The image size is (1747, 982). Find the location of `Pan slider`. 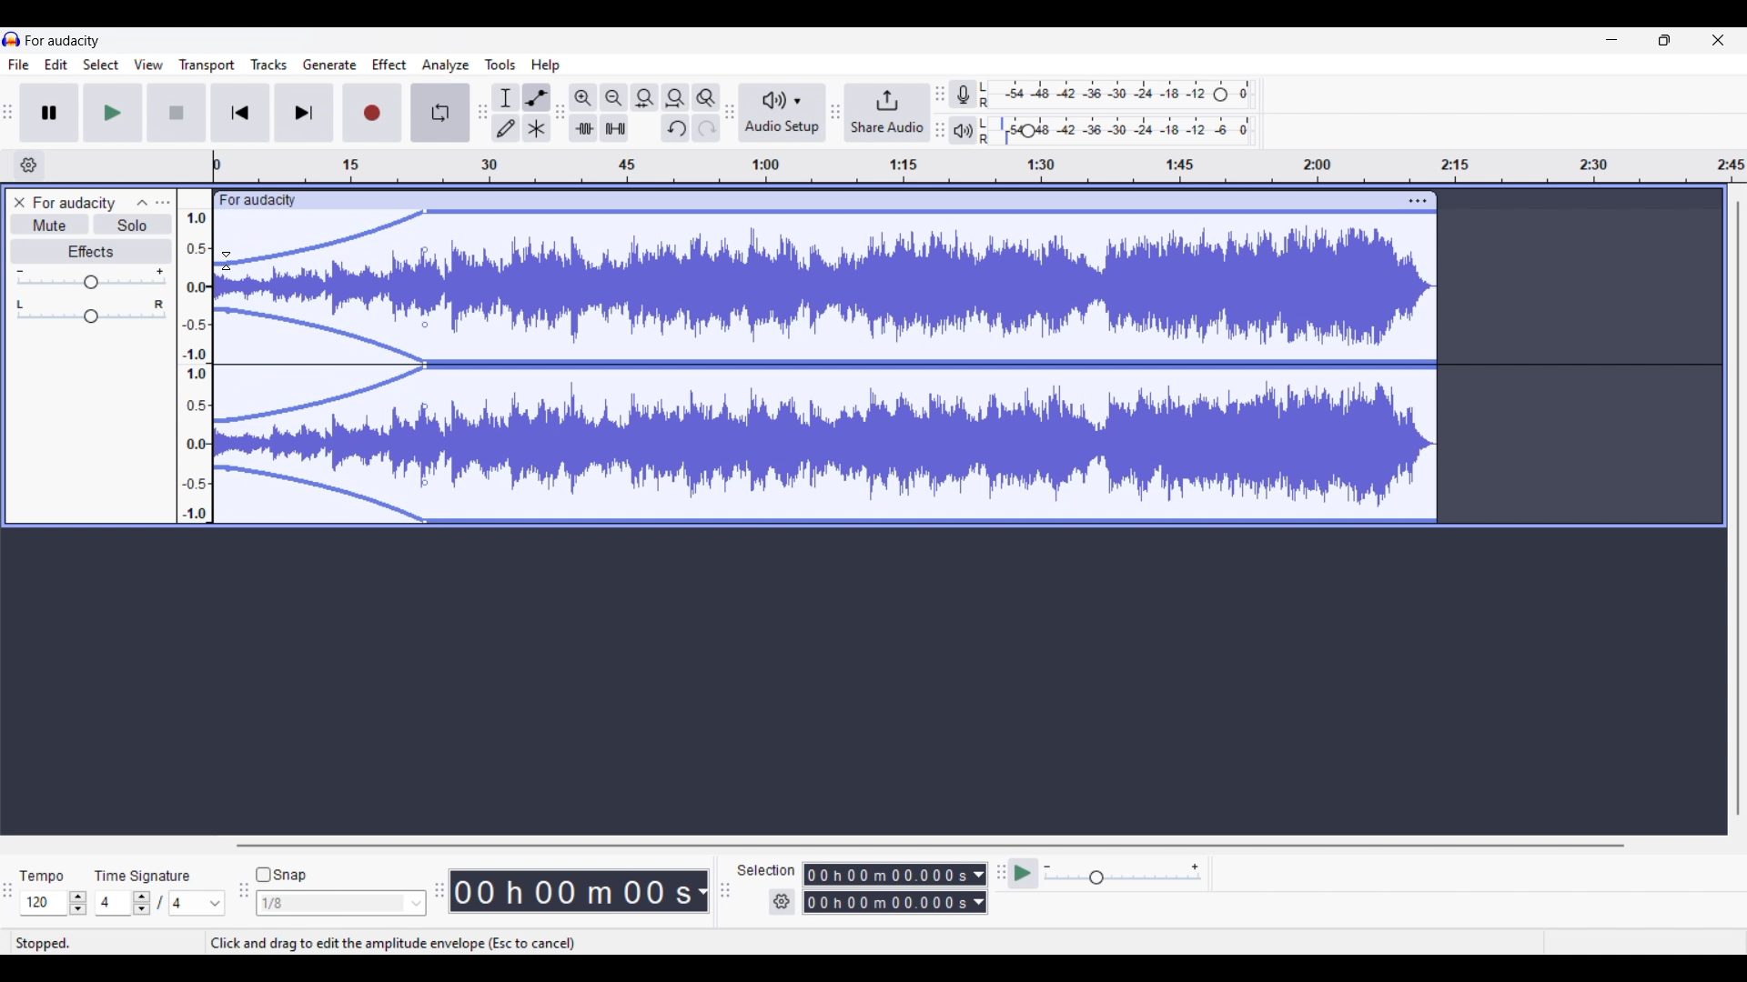

Pan slider is located at coordinates (90, 312).